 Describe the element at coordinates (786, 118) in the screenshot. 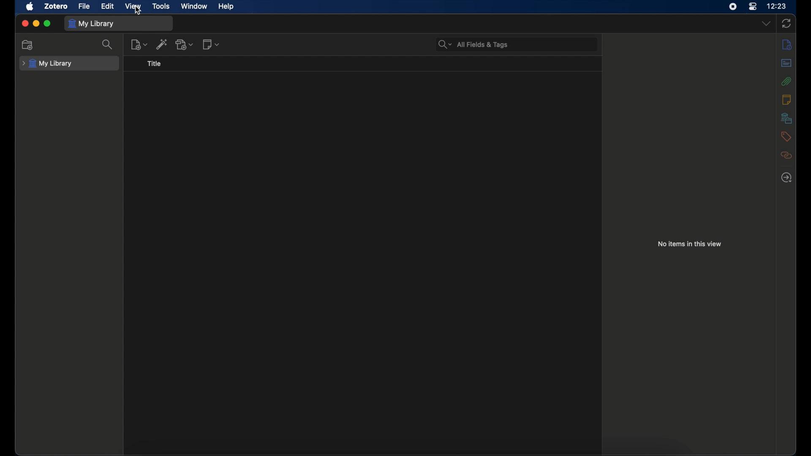

I see `libraries` at that location.